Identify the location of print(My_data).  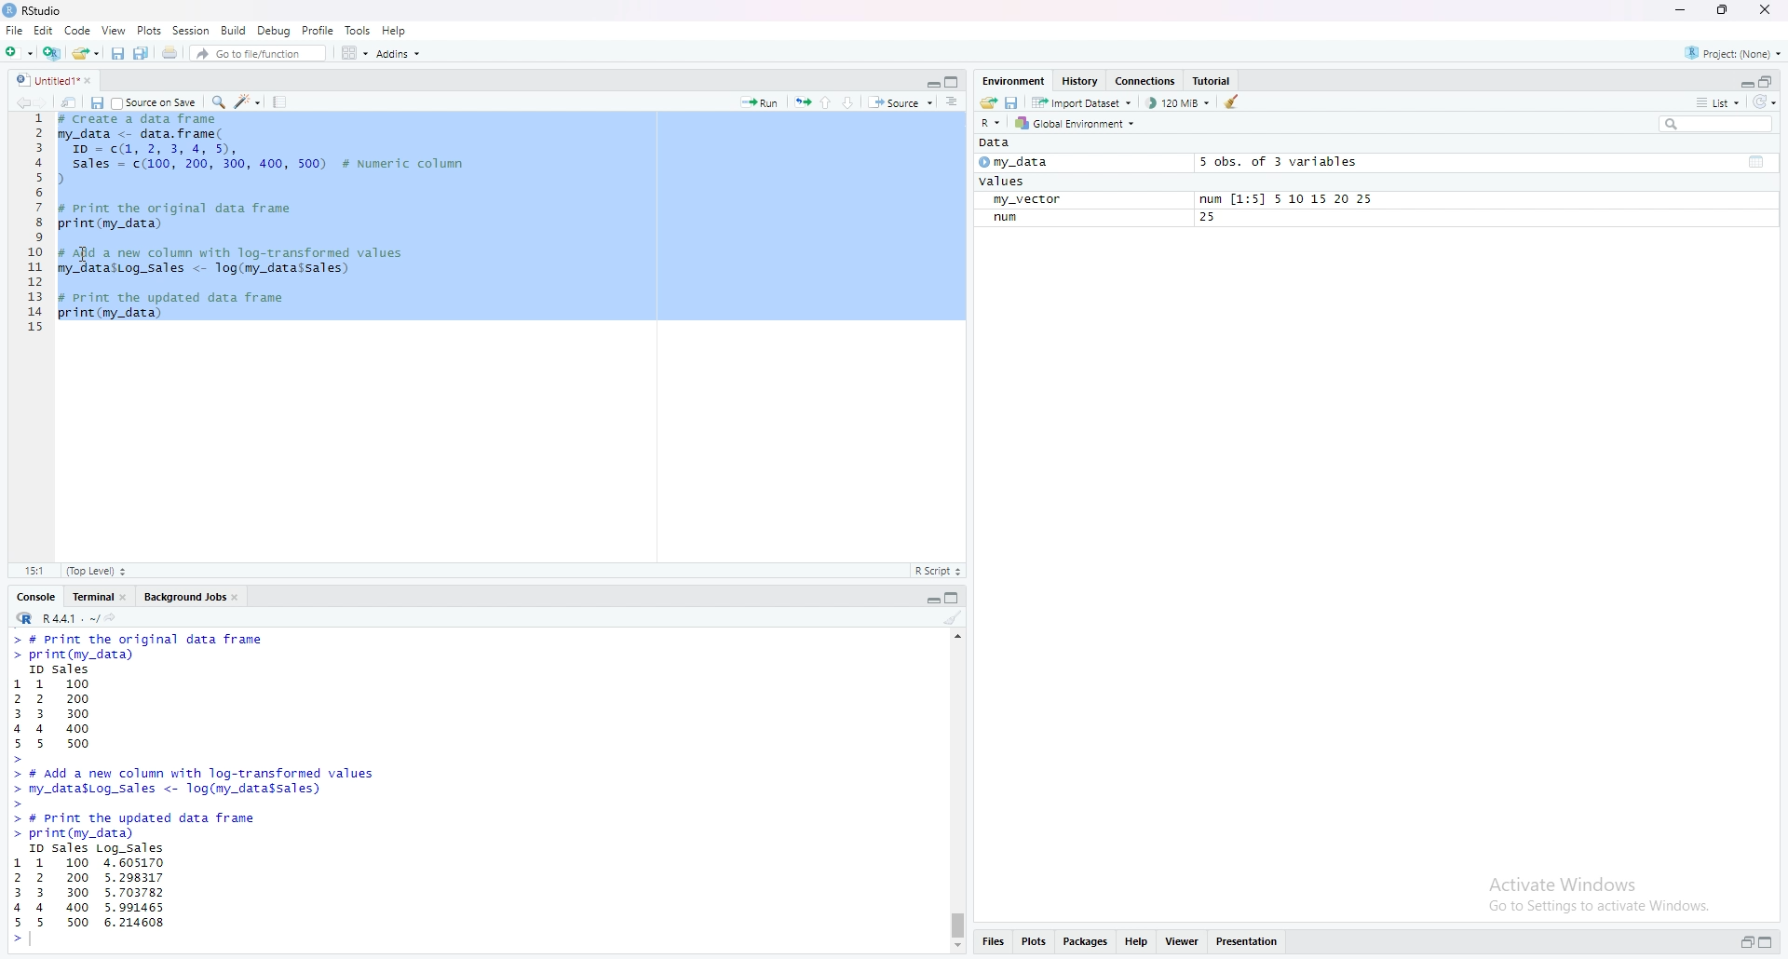
(111, 224).